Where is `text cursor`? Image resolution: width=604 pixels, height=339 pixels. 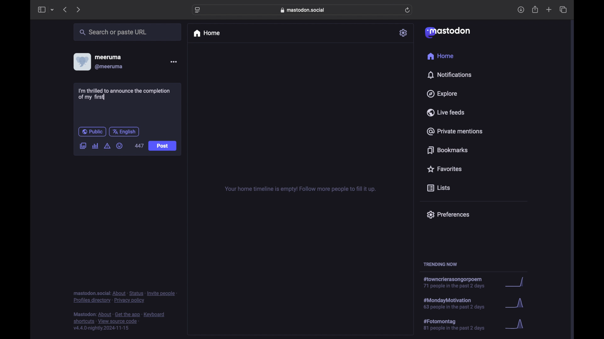 text cursor is located at coordinates (104, 96).